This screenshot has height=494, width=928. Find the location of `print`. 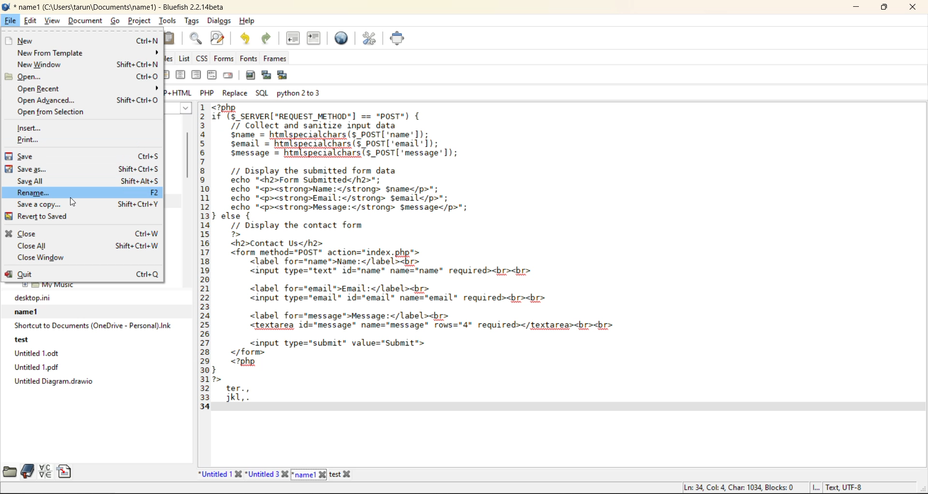

print is located at coordinates (31, 141).